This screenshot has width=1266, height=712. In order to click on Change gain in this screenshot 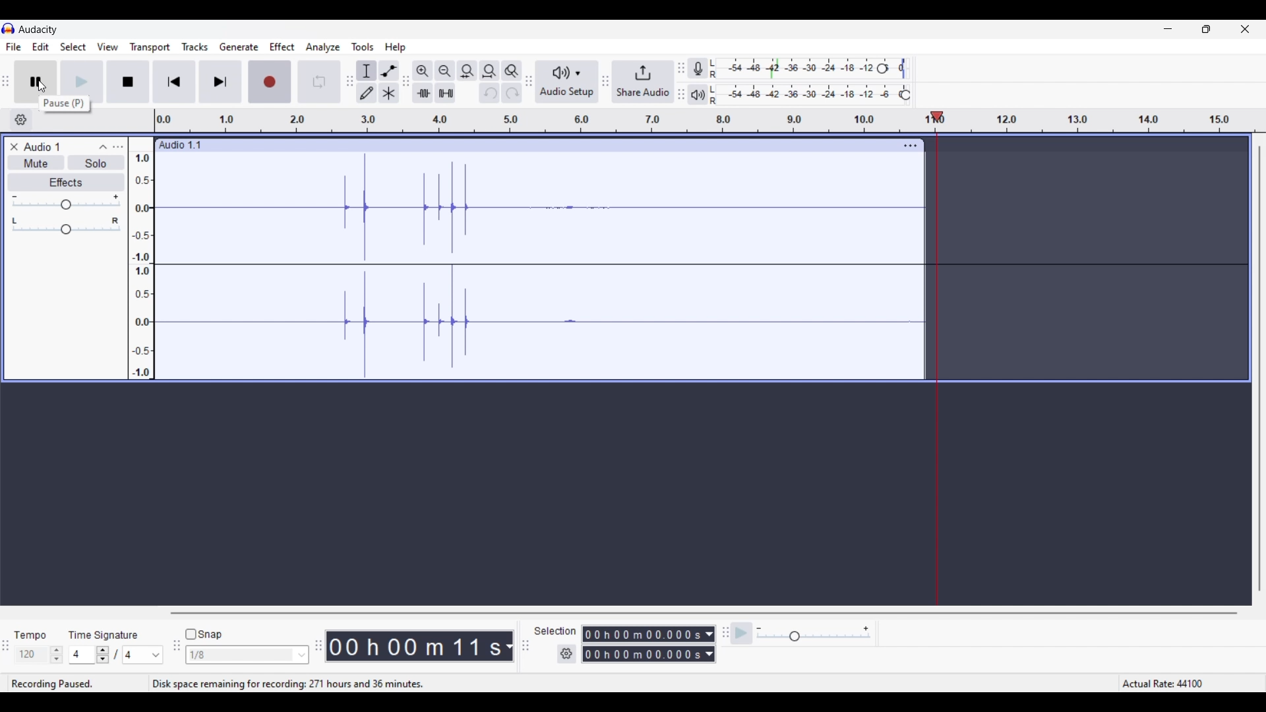, I will do `click(65, 205)`.